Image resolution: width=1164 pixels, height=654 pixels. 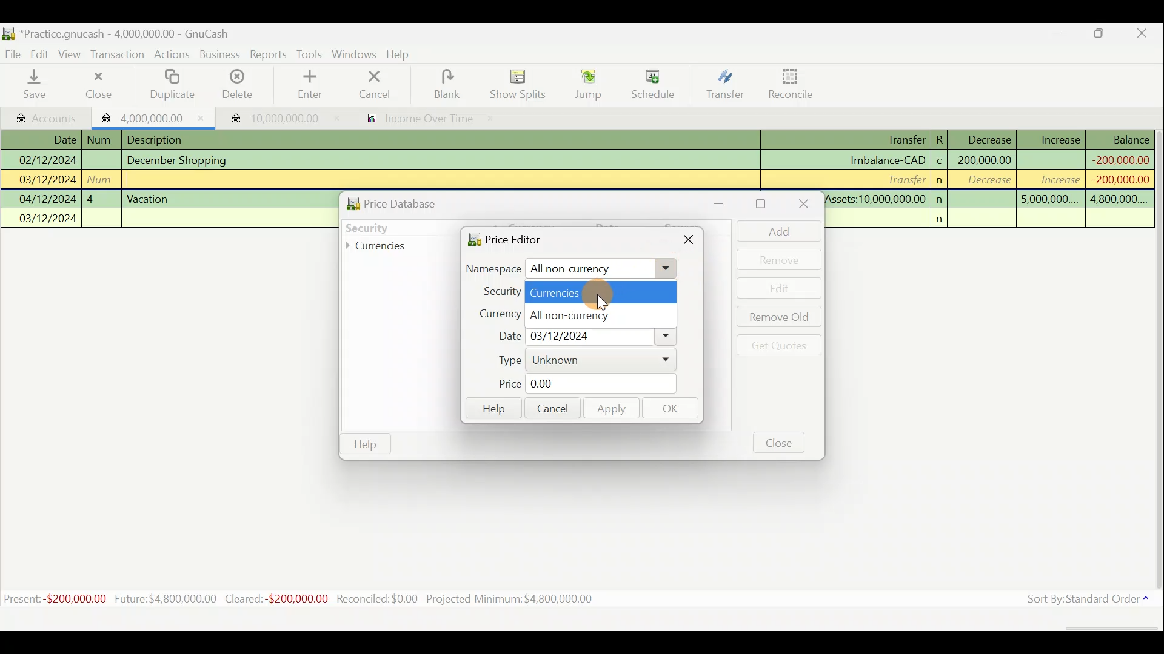 I want to click on -200,000,000, so click(x=1119, y=159).